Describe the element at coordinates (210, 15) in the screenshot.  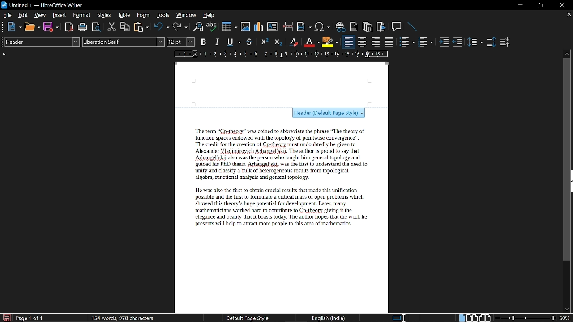
I see `HElp` at that location.